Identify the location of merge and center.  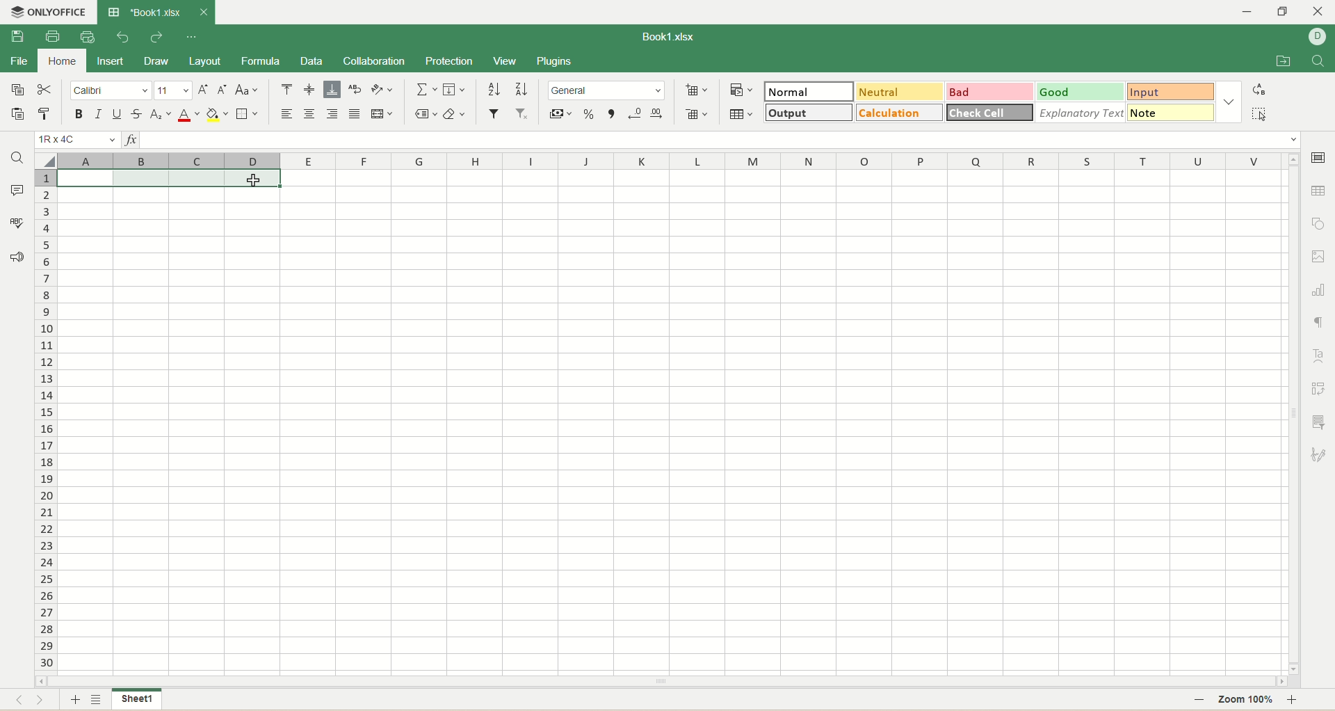
(382, 114).